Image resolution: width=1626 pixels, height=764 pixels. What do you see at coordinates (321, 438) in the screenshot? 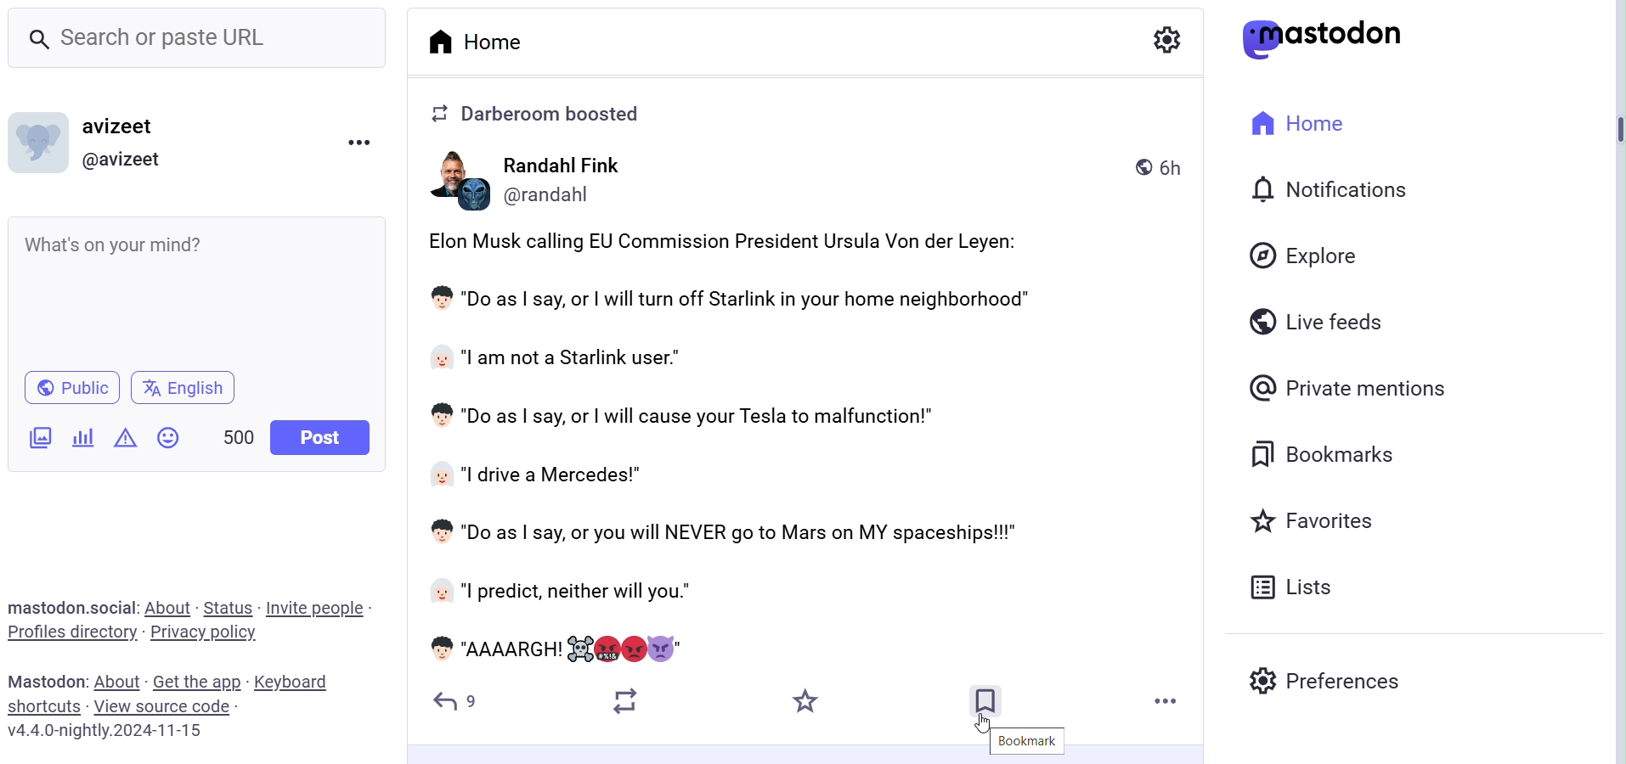
I see `Post` at bounding box center [321, 438].